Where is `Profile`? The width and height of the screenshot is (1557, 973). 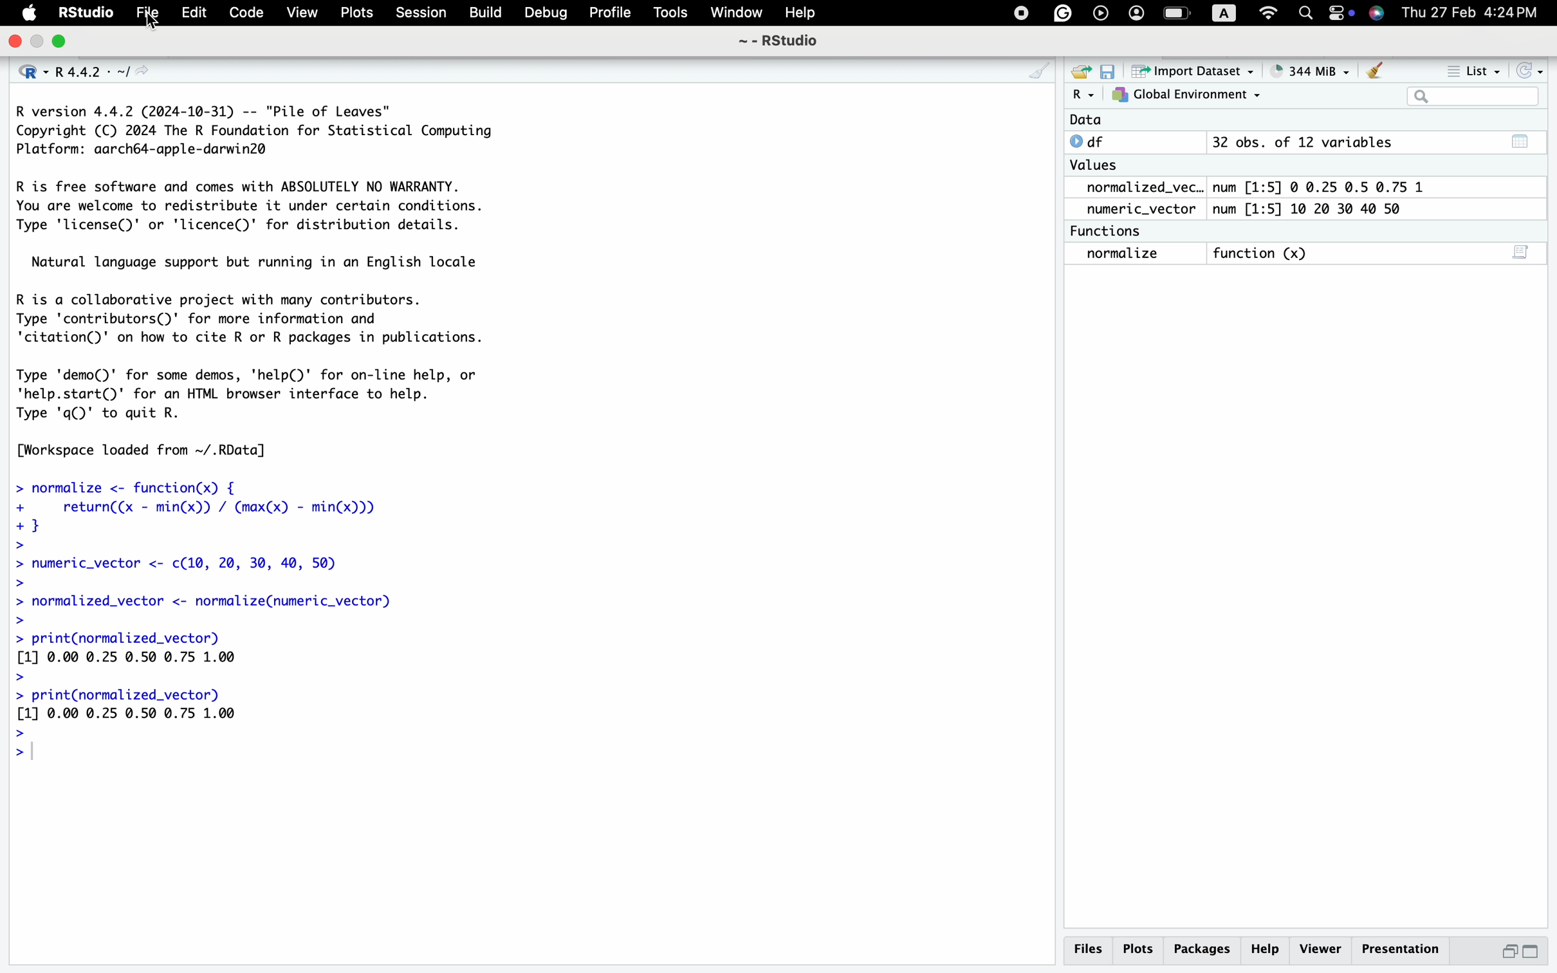 Profile is located at coordinates (609, 14).